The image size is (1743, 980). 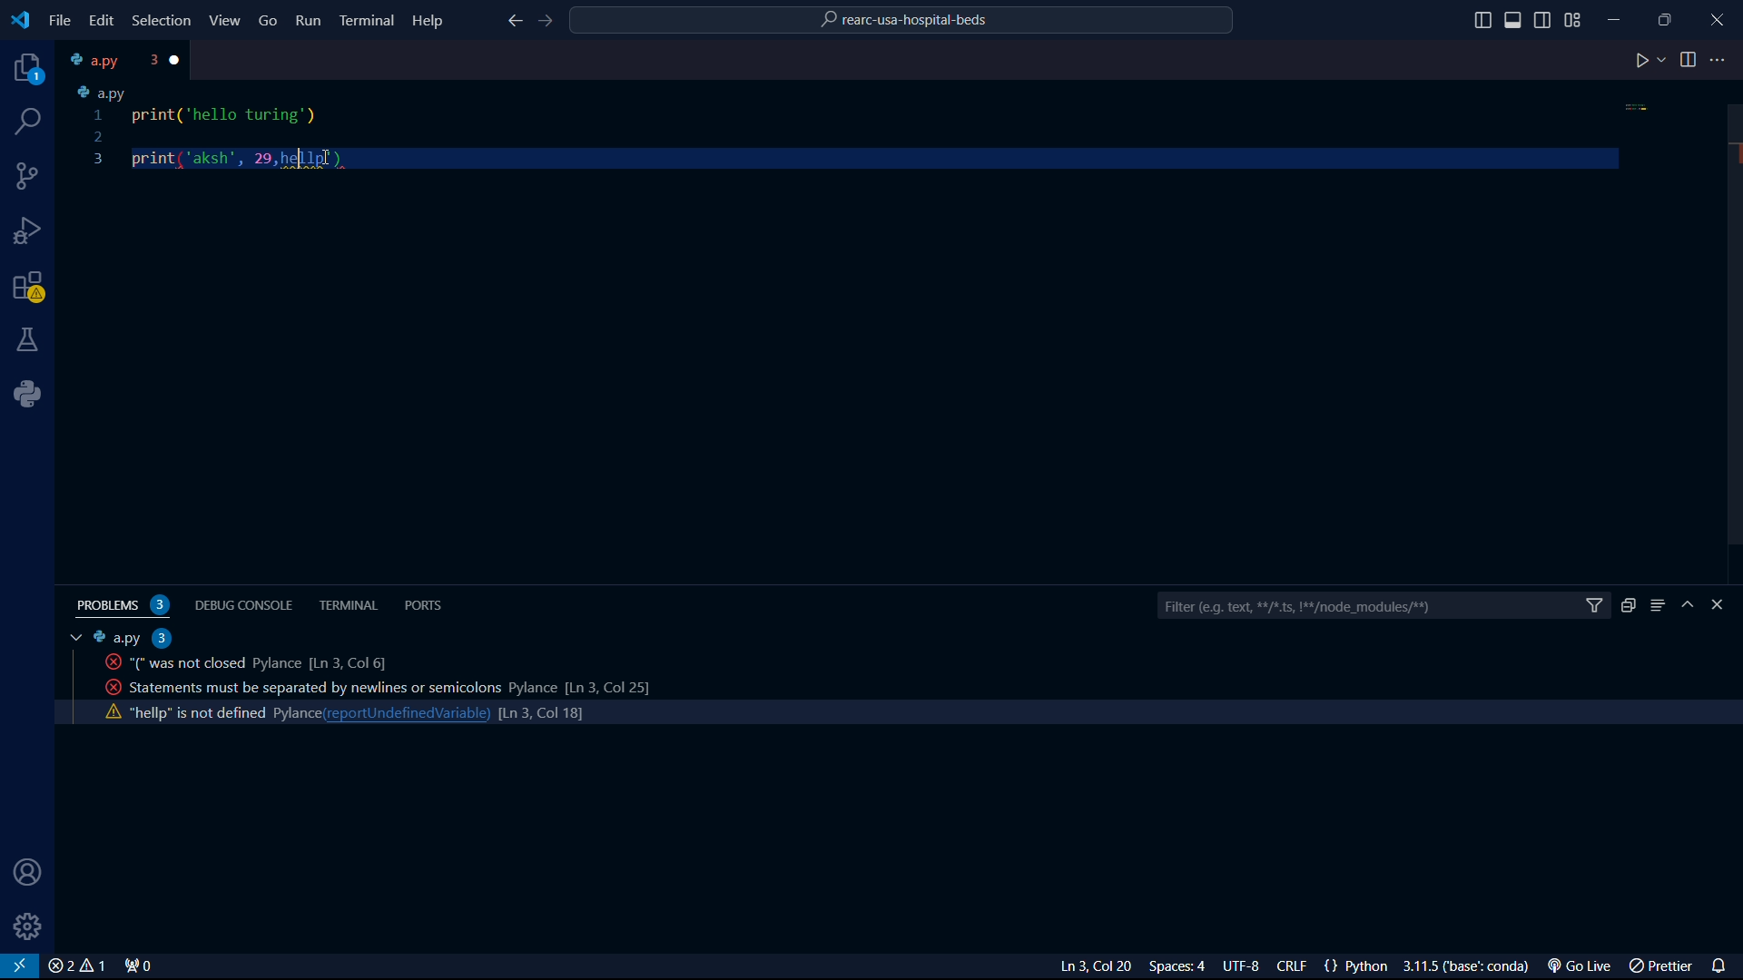 I want to click on notifications, so click(x=1723, y=964).